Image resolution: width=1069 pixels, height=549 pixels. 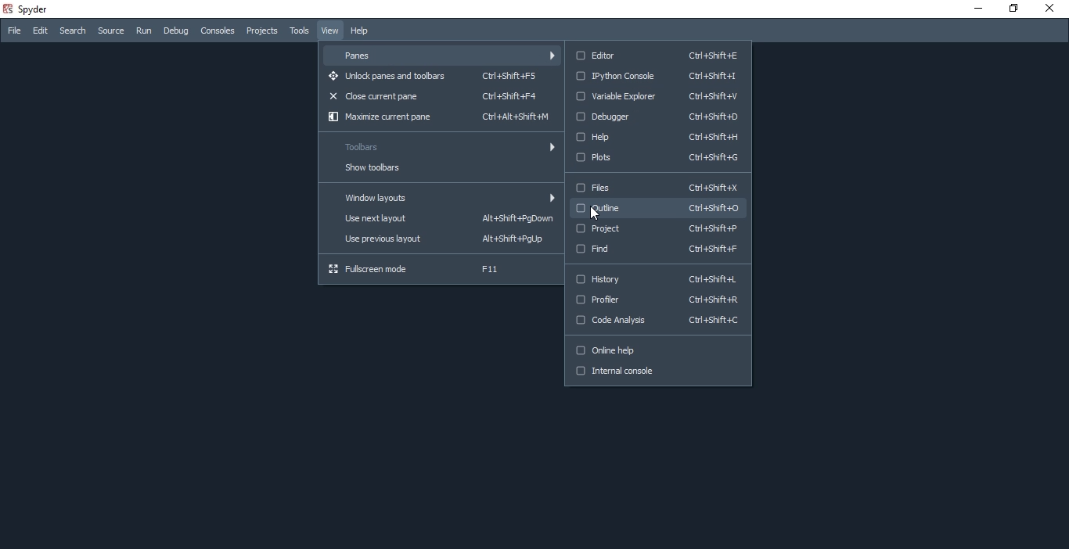 I want to click on Run, so click(x=142, y=32).